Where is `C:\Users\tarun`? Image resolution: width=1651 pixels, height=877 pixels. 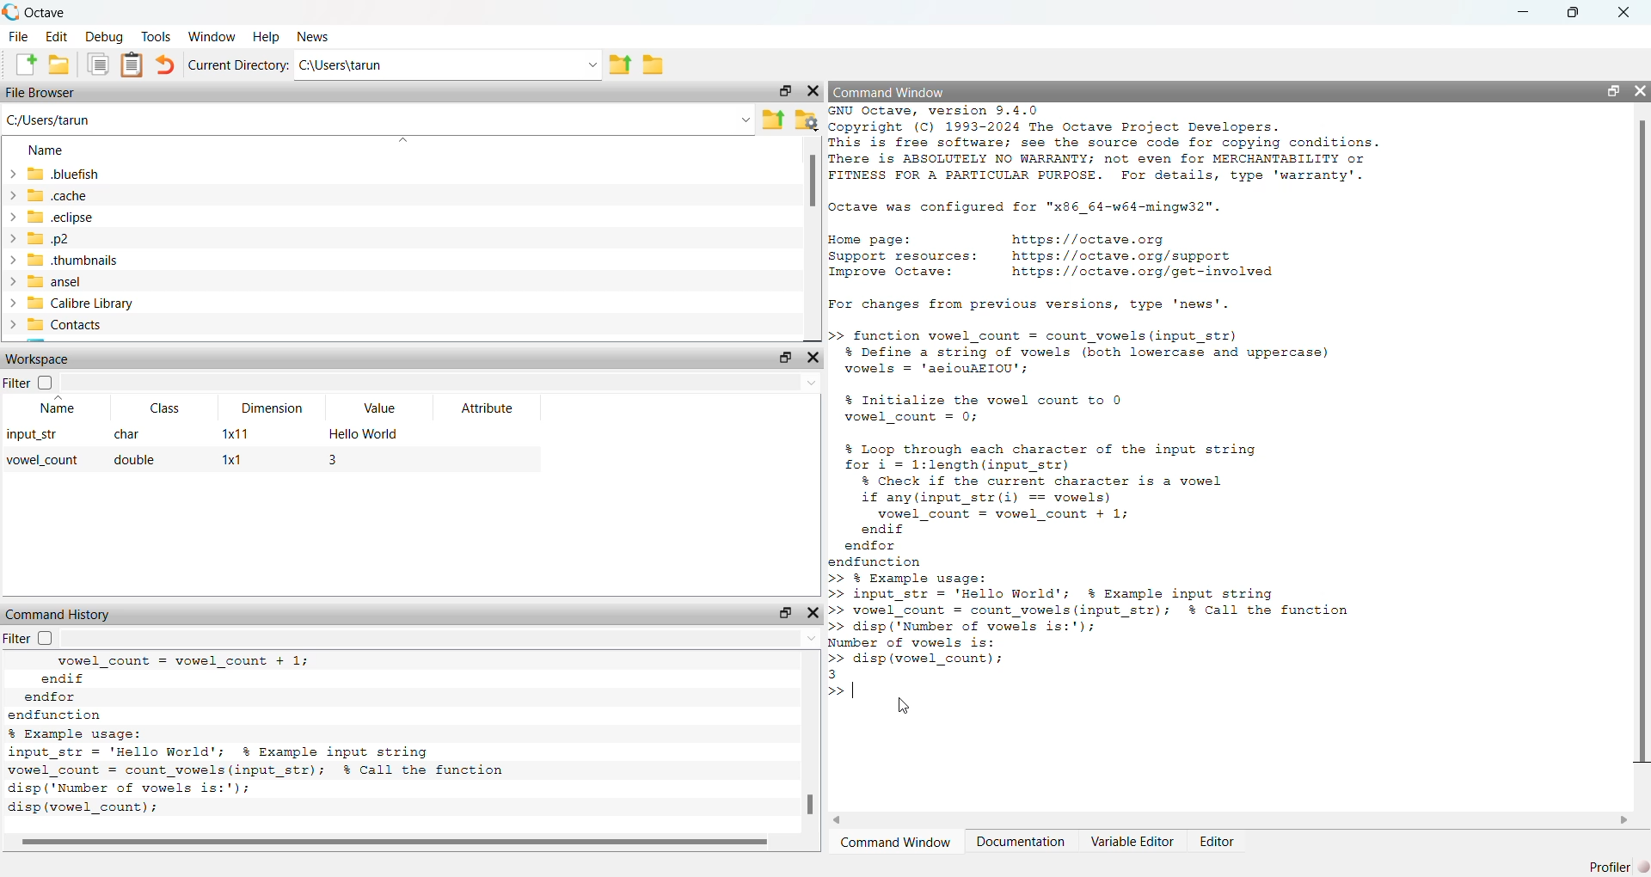 C:\Users\tarun is located at coordinates (422, 64).